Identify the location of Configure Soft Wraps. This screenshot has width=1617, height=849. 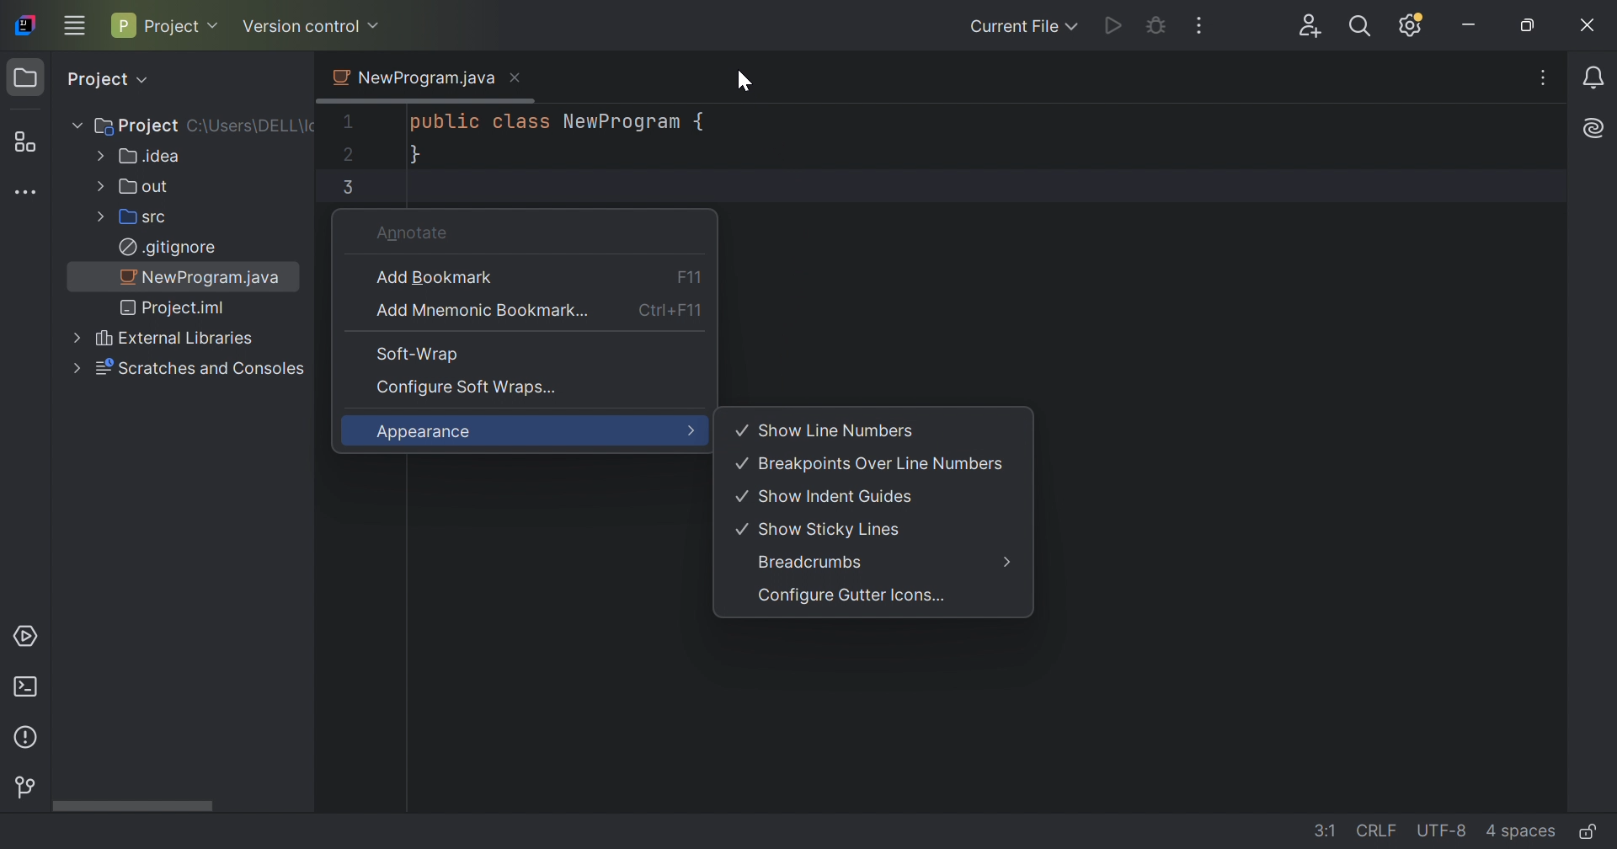
(468, 387).